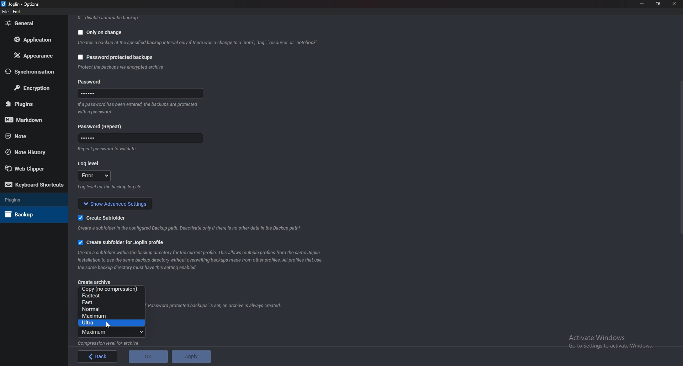  I want to click on Web Clipper, so click(33, 168).